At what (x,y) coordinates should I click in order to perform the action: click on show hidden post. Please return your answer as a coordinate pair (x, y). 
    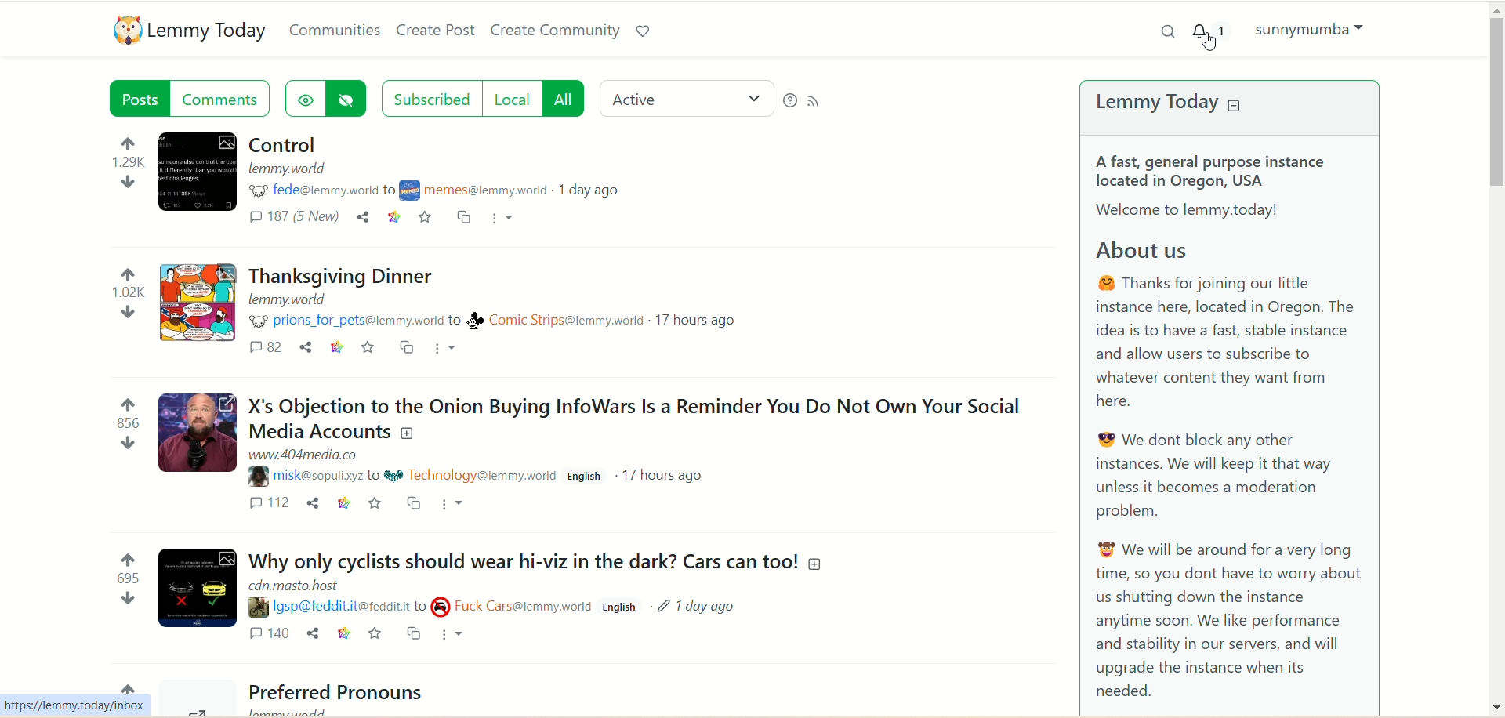
    Looking at the image, I should click on (303, 98).